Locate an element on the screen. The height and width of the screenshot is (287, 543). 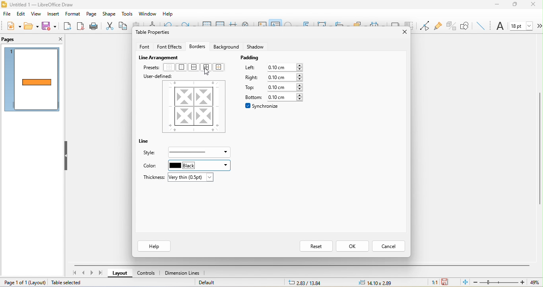
window is located at coordinates (146, 13).